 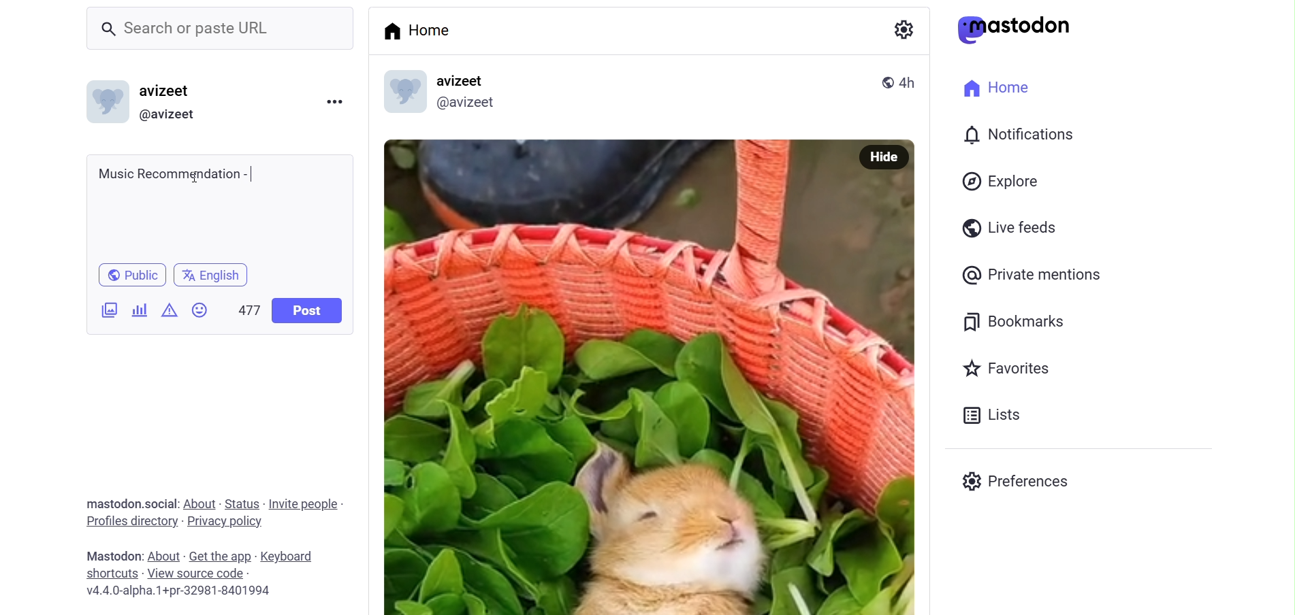 What do you see at coordinates (1012, 320) in the screenshot?
I see `Bookmarks` at bounding box center [1012, 320].